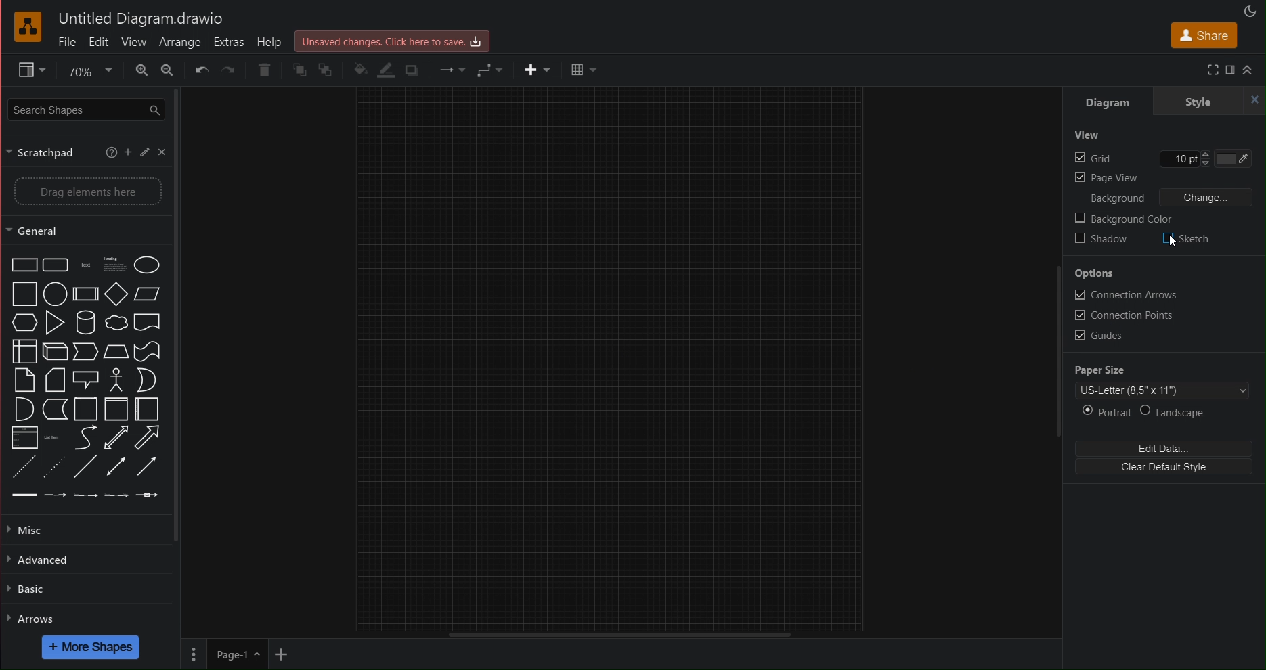 The width and height of the screenshot is (1266, 670). I want to click on Paper Size, so click(1108, 369).